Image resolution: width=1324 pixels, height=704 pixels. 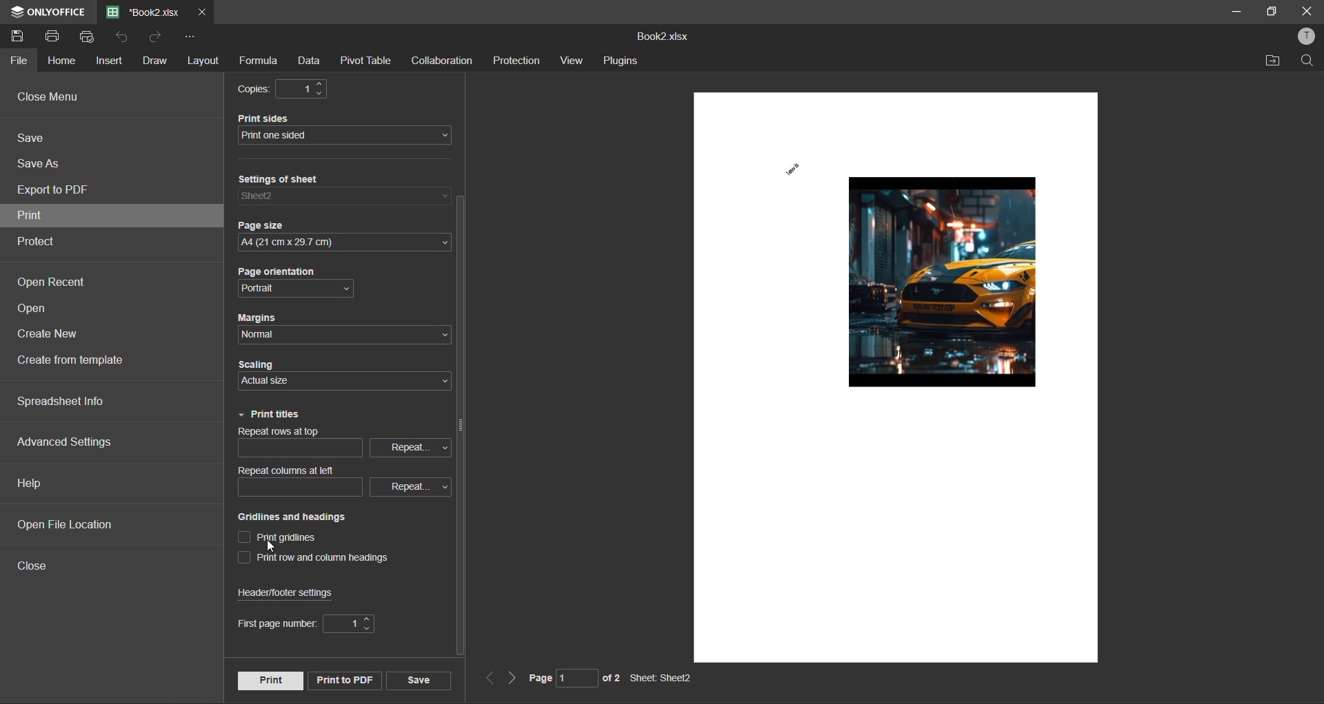 What do you see at coordinates (299, 433) in the screenshot?
I see `repeat rows on top ` at bounding box center [299, 433].